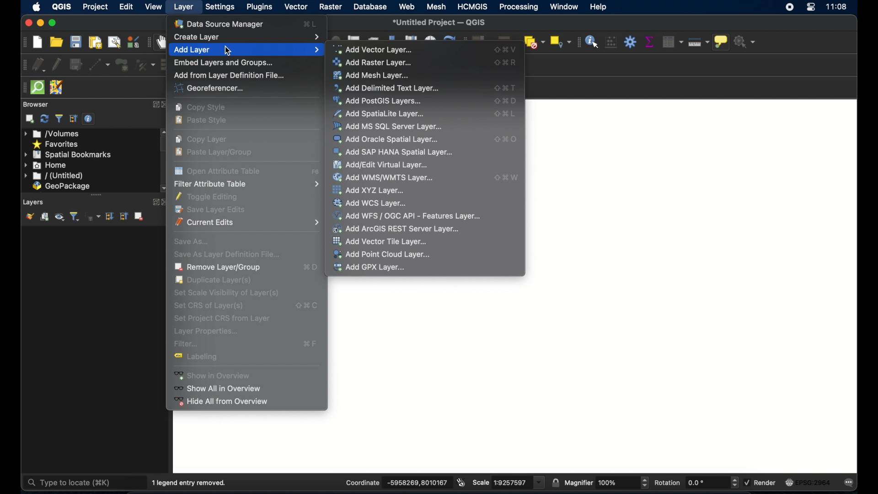 The height and width of the screenshot is (494, 878). Describe the element at coordinates (185, 8) in the screenshot. I see `layer` at that location.